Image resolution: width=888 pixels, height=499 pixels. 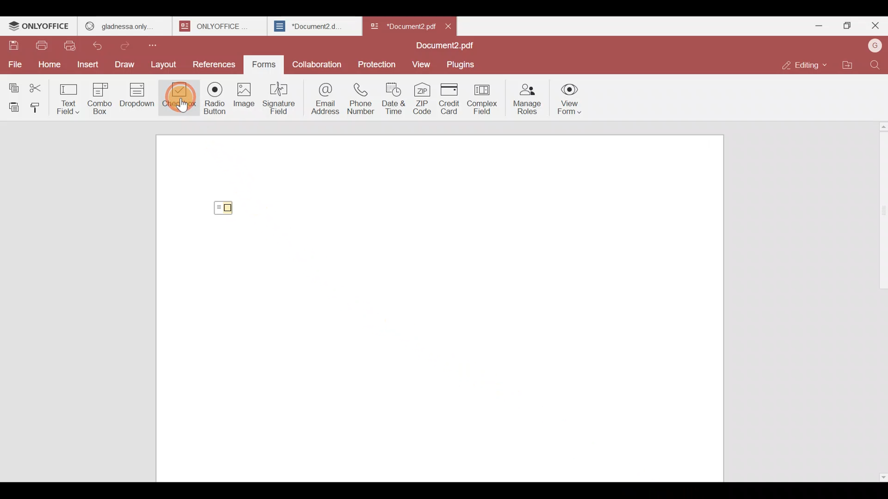 What do you see at coordinates (43, 46) in the screenshot?
I see `Print file` at bounding box center [43, 46].